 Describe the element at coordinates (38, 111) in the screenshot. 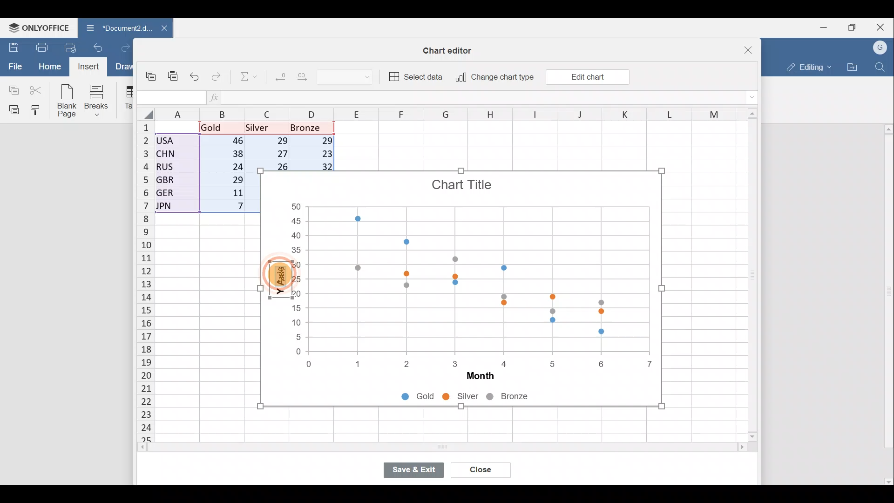

I see `Copy style` at that location.